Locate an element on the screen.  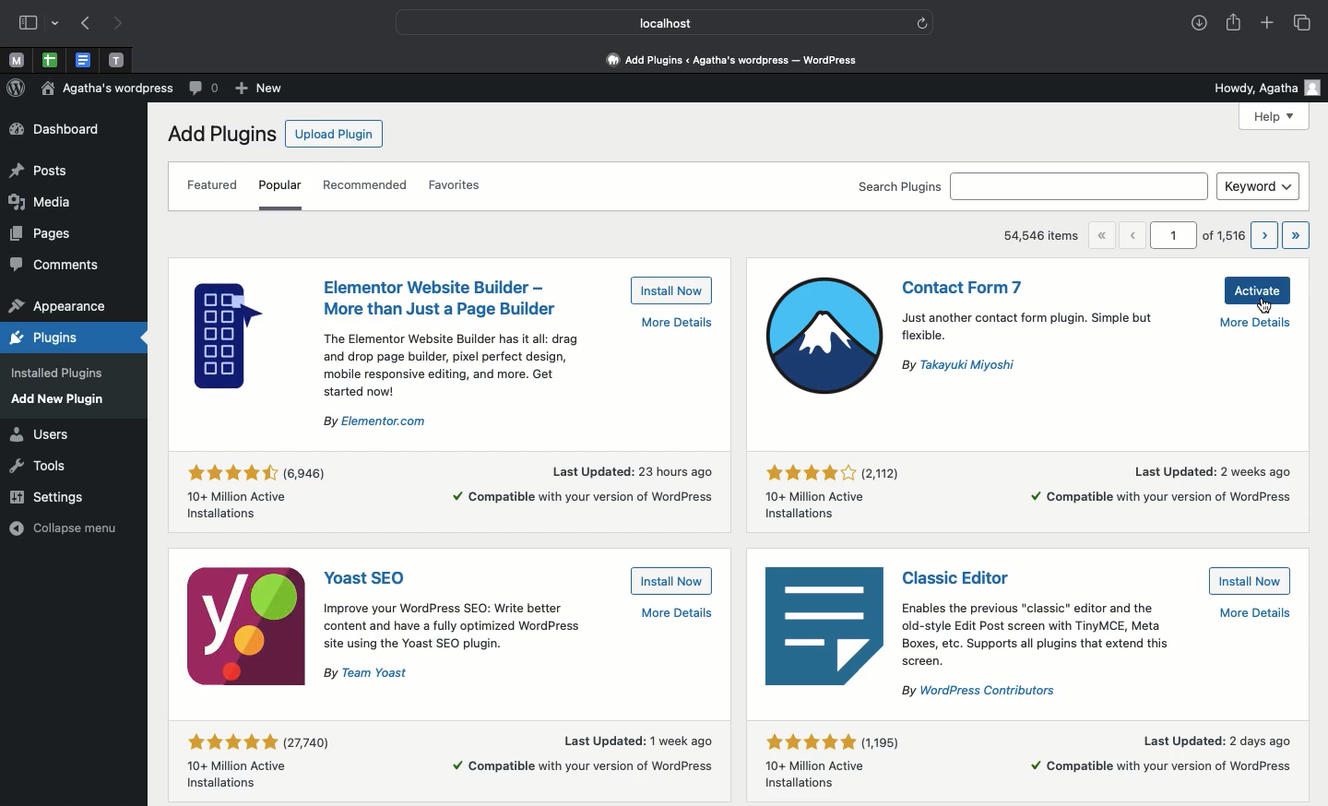
Favorites is located at coordinates (453, 184).